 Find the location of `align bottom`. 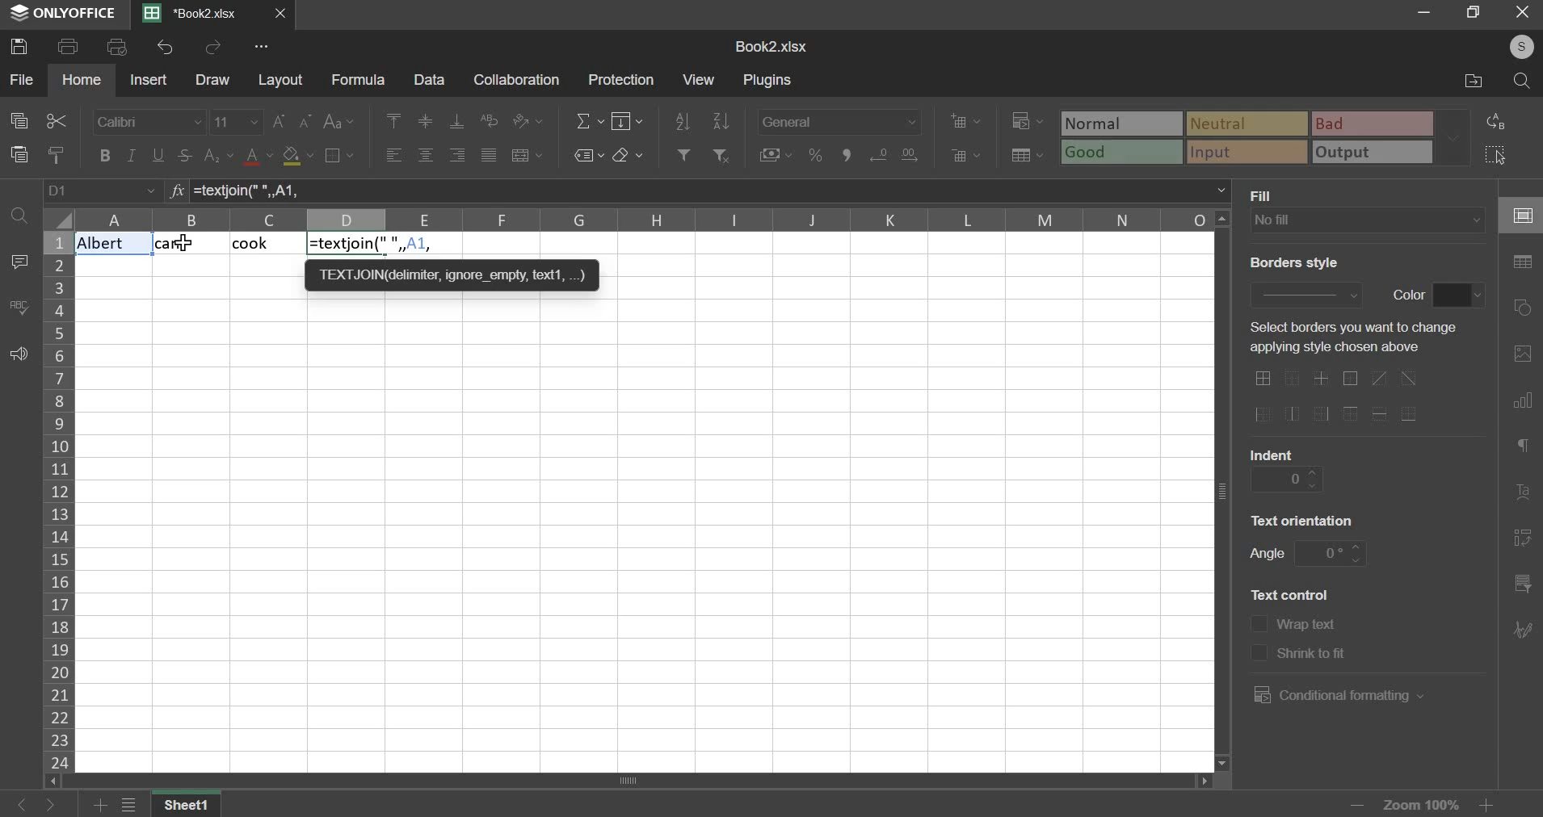

align bottom is located at coordinates (457, 121).